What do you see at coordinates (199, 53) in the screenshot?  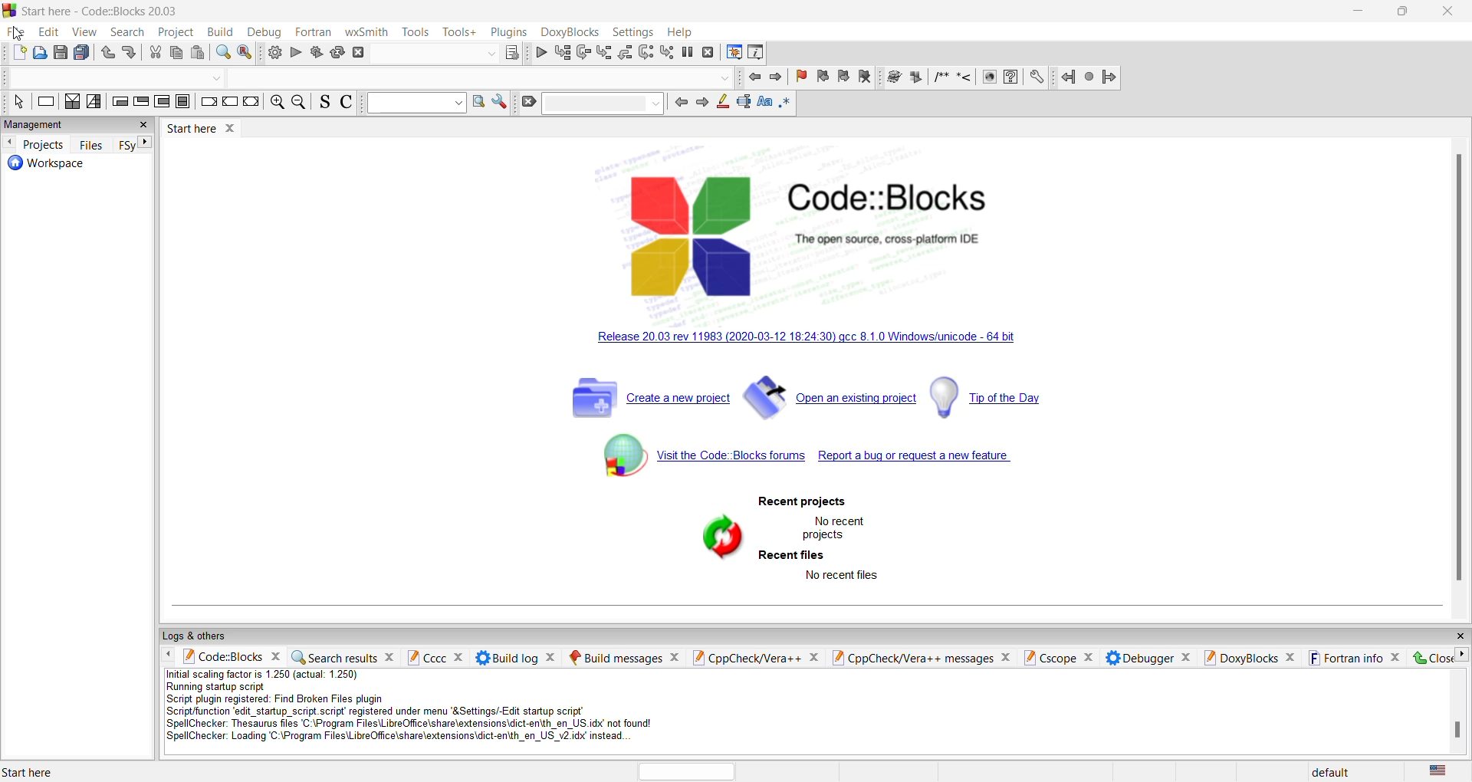 I see `paste` at bounding box center [199, 53].